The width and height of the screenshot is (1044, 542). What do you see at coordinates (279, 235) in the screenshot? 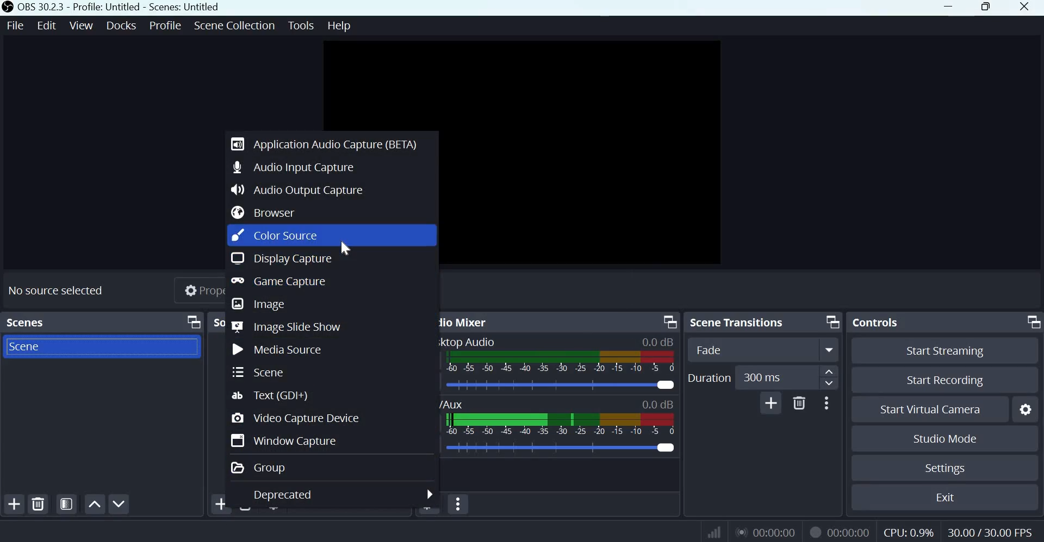
I see `Color source` at bounding box center [279, 235].